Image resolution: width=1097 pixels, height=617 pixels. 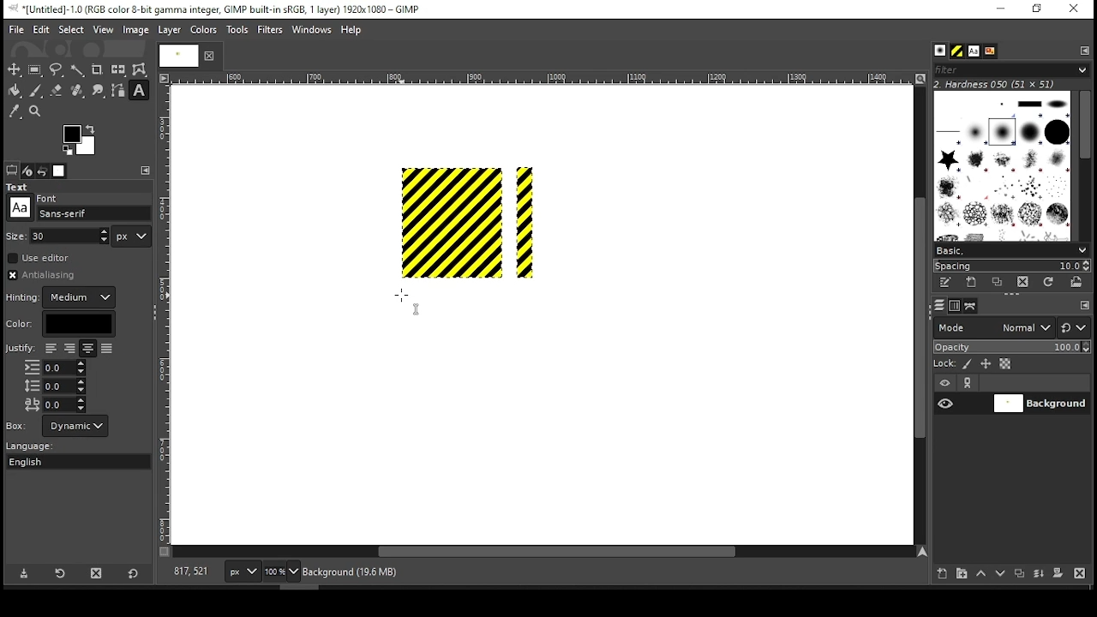 I want to click on edit, so click(x=41, y=29).